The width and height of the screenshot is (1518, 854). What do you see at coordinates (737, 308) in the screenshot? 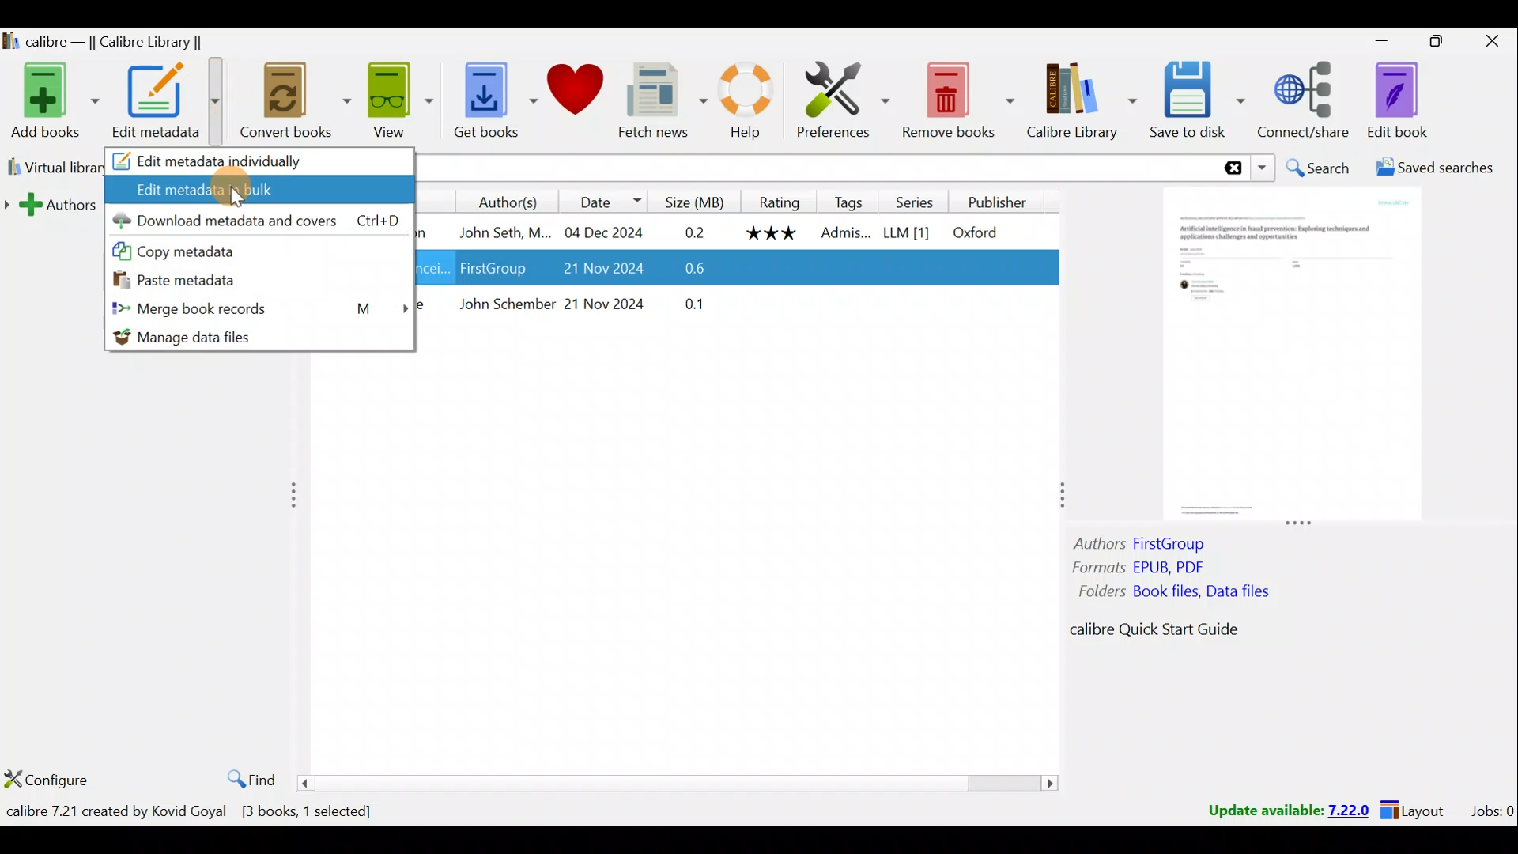
I see `Book 3` at bounding box center [737, 308].